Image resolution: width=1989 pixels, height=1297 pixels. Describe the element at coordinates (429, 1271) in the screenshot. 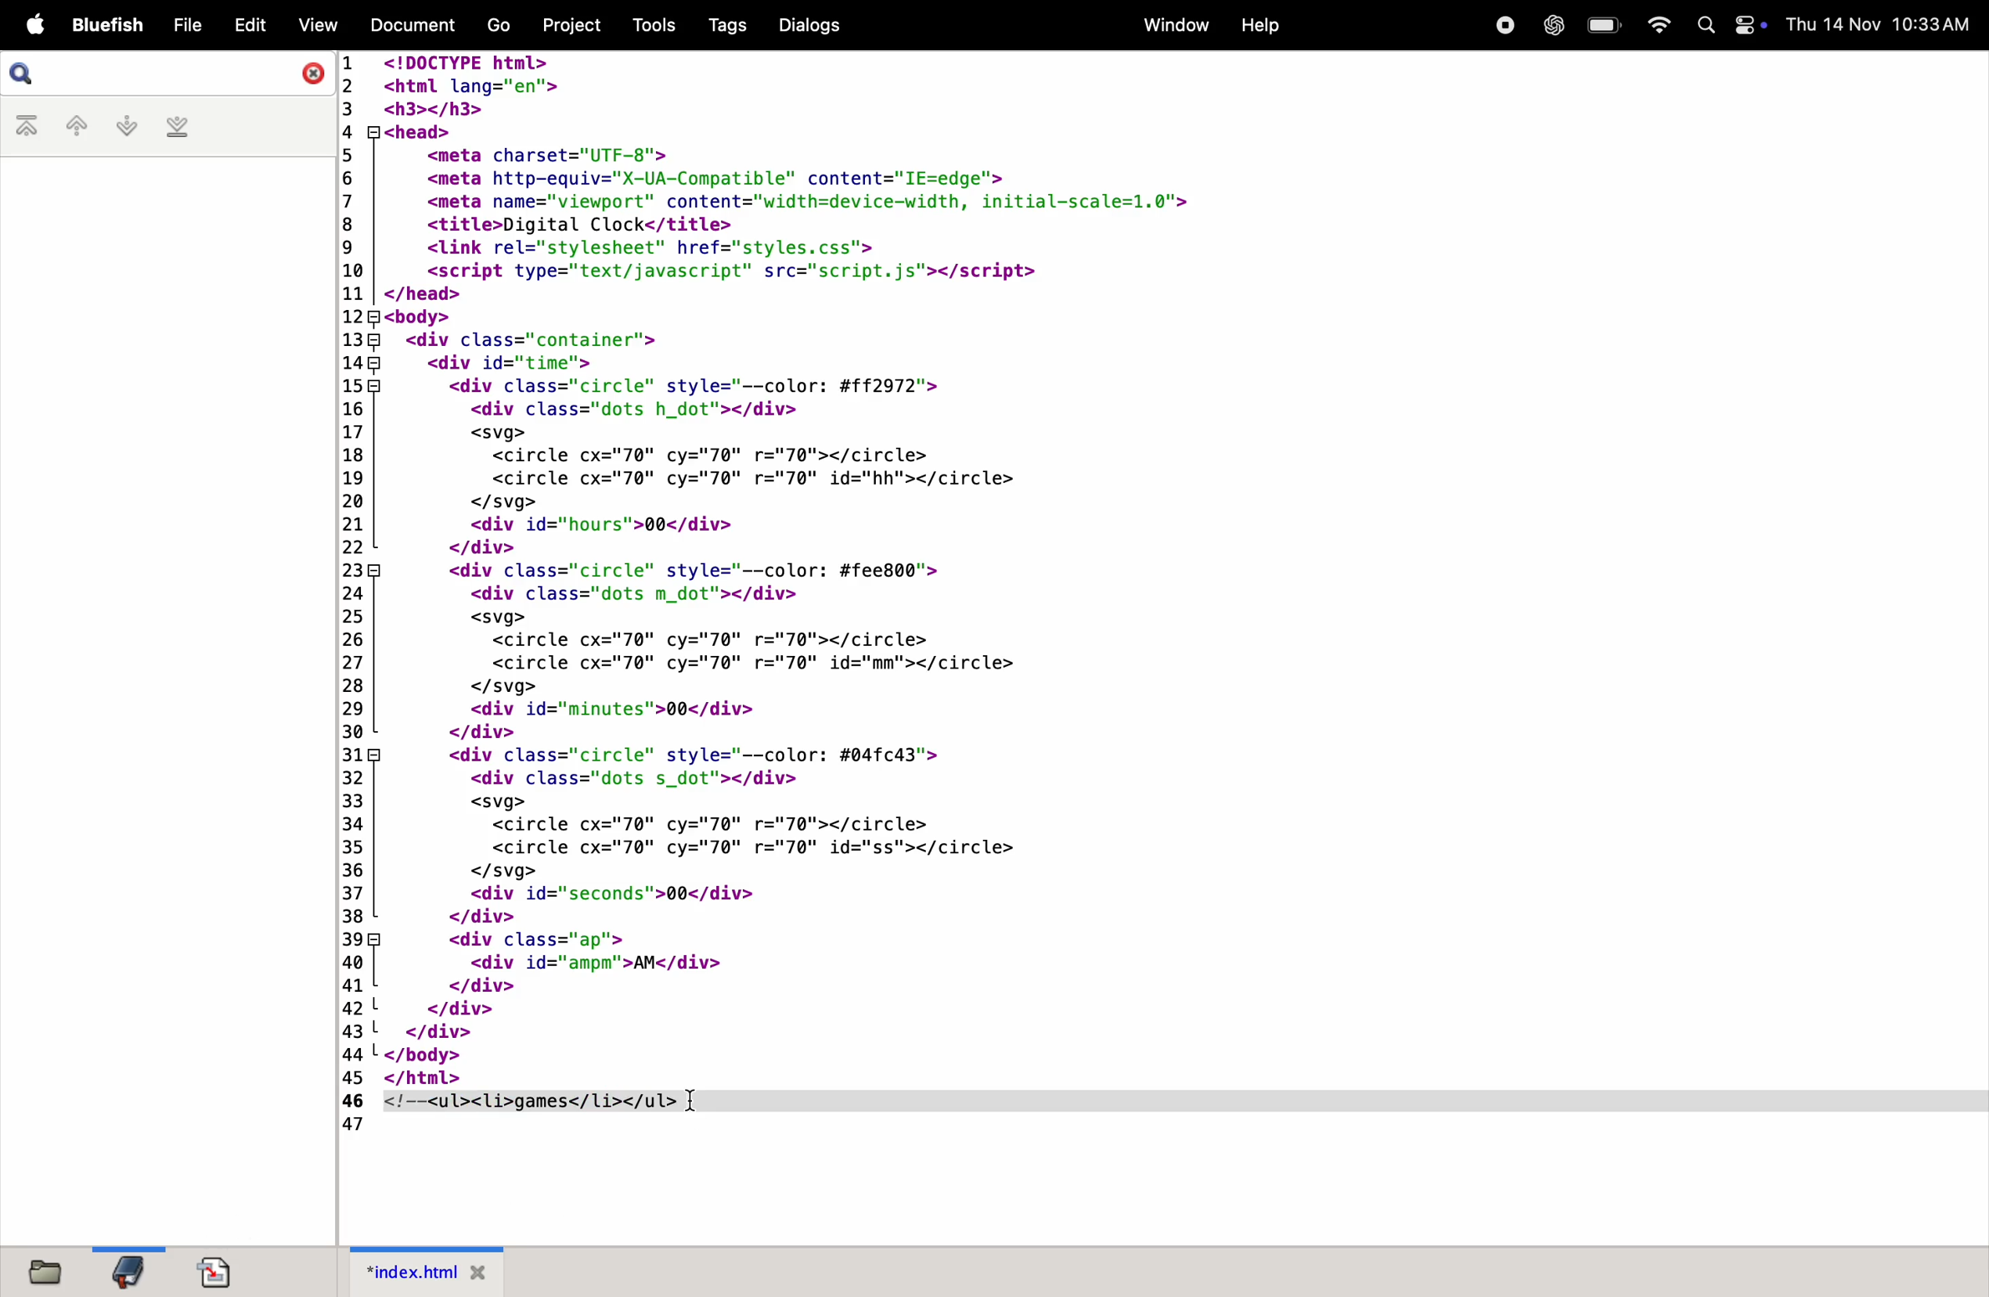

I see `index.html` at that location.